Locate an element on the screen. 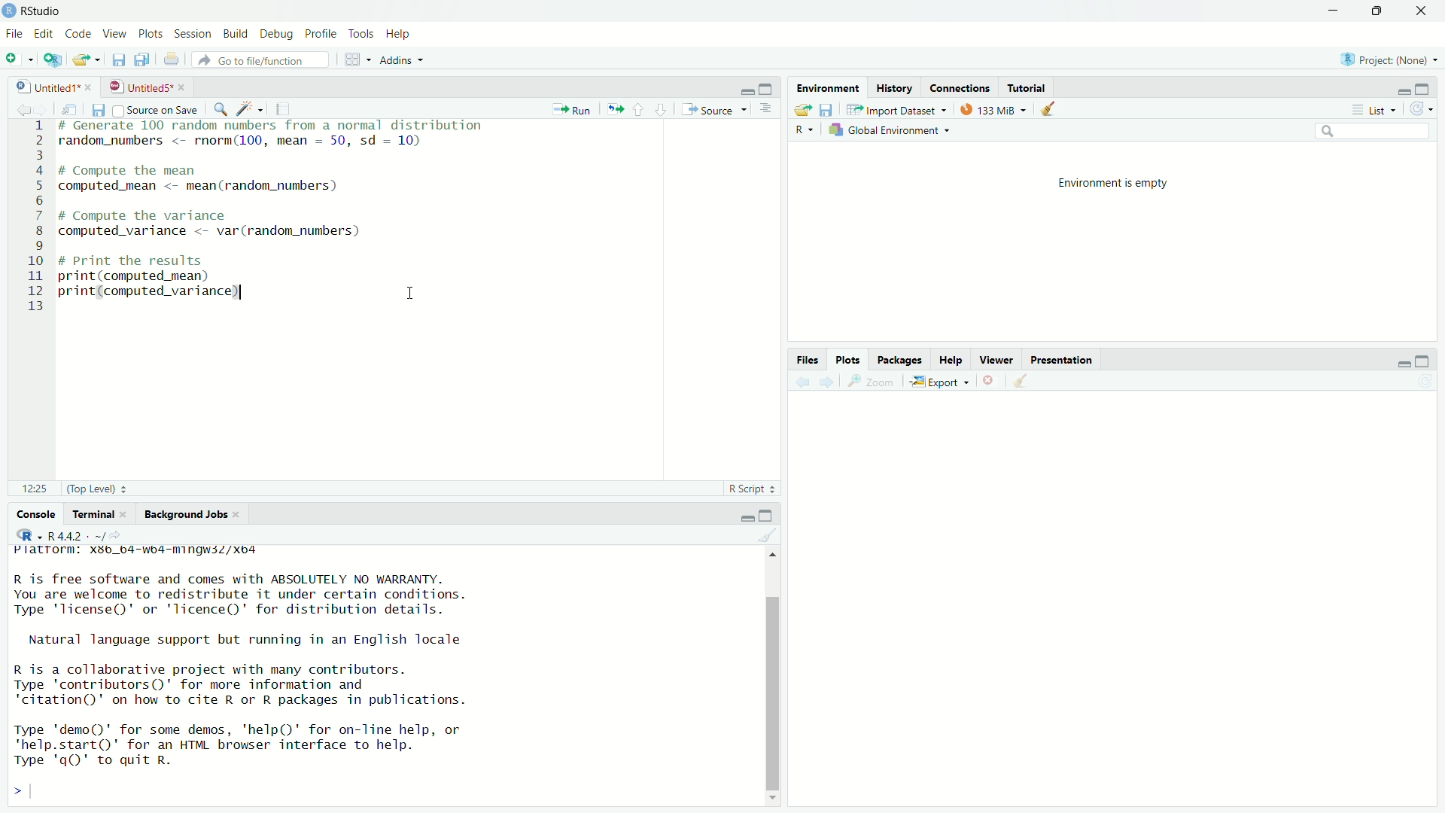 This screenshot has width=1445, height=813. environment is located at coordinates (829, 87).